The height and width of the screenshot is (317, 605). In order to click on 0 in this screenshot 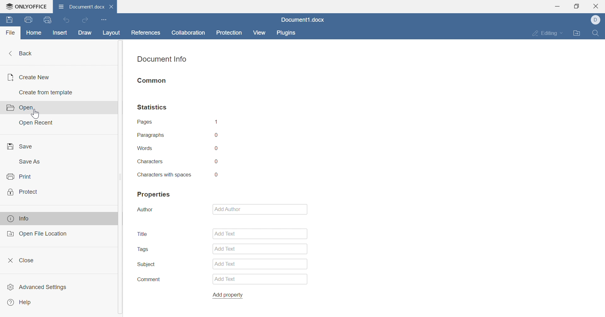, I will do `click(216, 147)`.